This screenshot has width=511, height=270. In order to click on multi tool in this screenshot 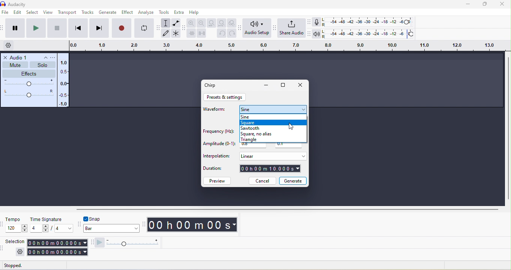, I will do `click(176, 33)`.